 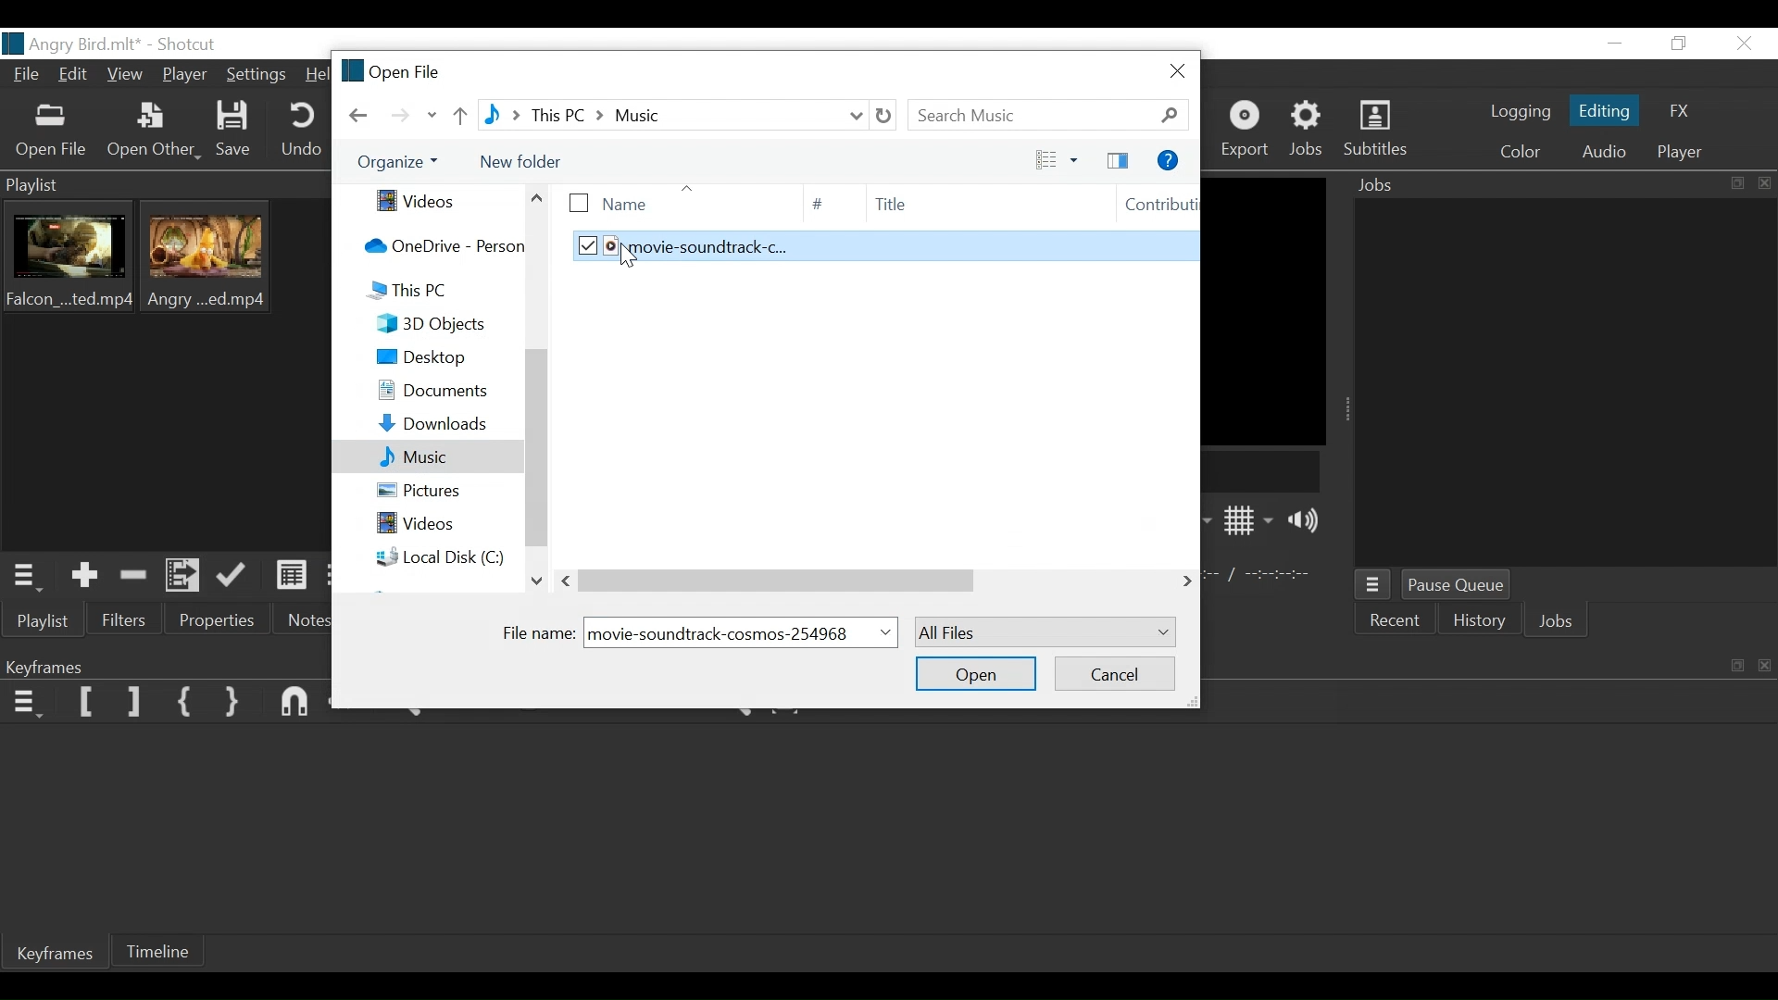 I want to click on Color, so click(x=1519, y=150).